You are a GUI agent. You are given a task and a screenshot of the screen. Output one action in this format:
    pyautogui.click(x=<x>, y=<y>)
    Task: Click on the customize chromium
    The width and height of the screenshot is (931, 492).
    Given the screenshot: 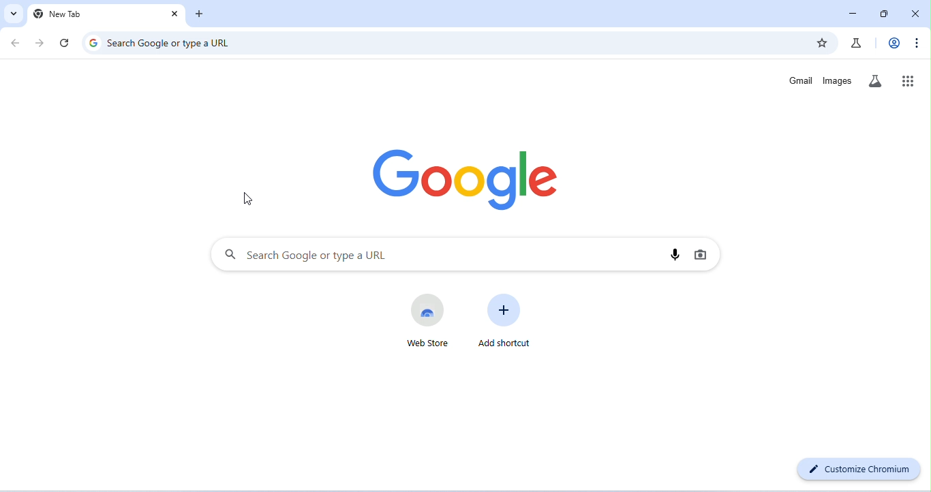 What is the action you would take?
    pyautogui.click(x=859, y=470)
    